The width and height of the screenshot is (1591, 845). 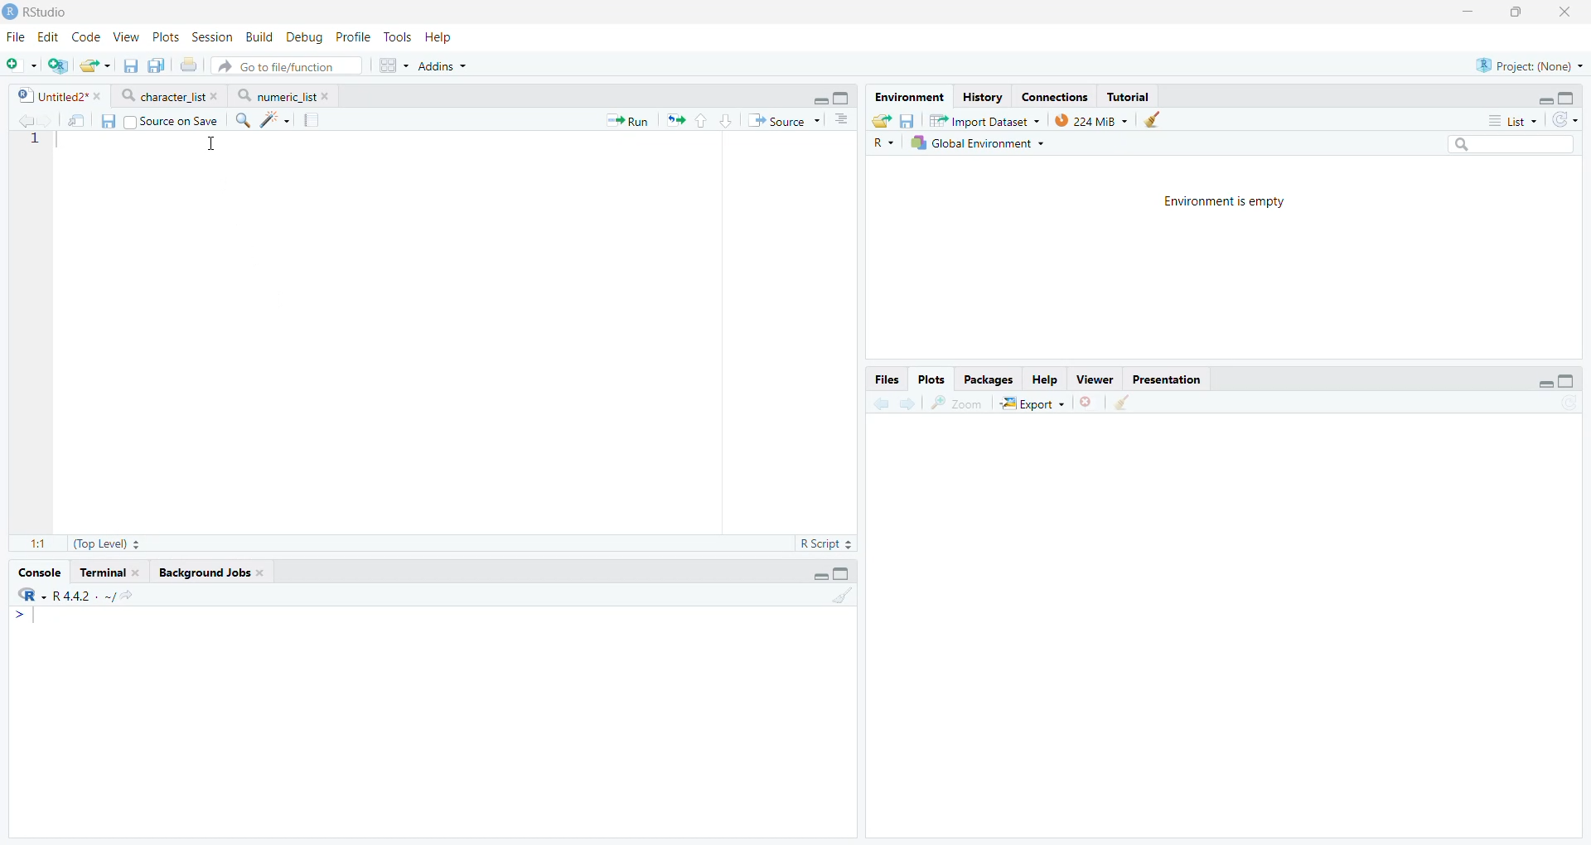 I want to click on Export, so click(x=1033, y=403).